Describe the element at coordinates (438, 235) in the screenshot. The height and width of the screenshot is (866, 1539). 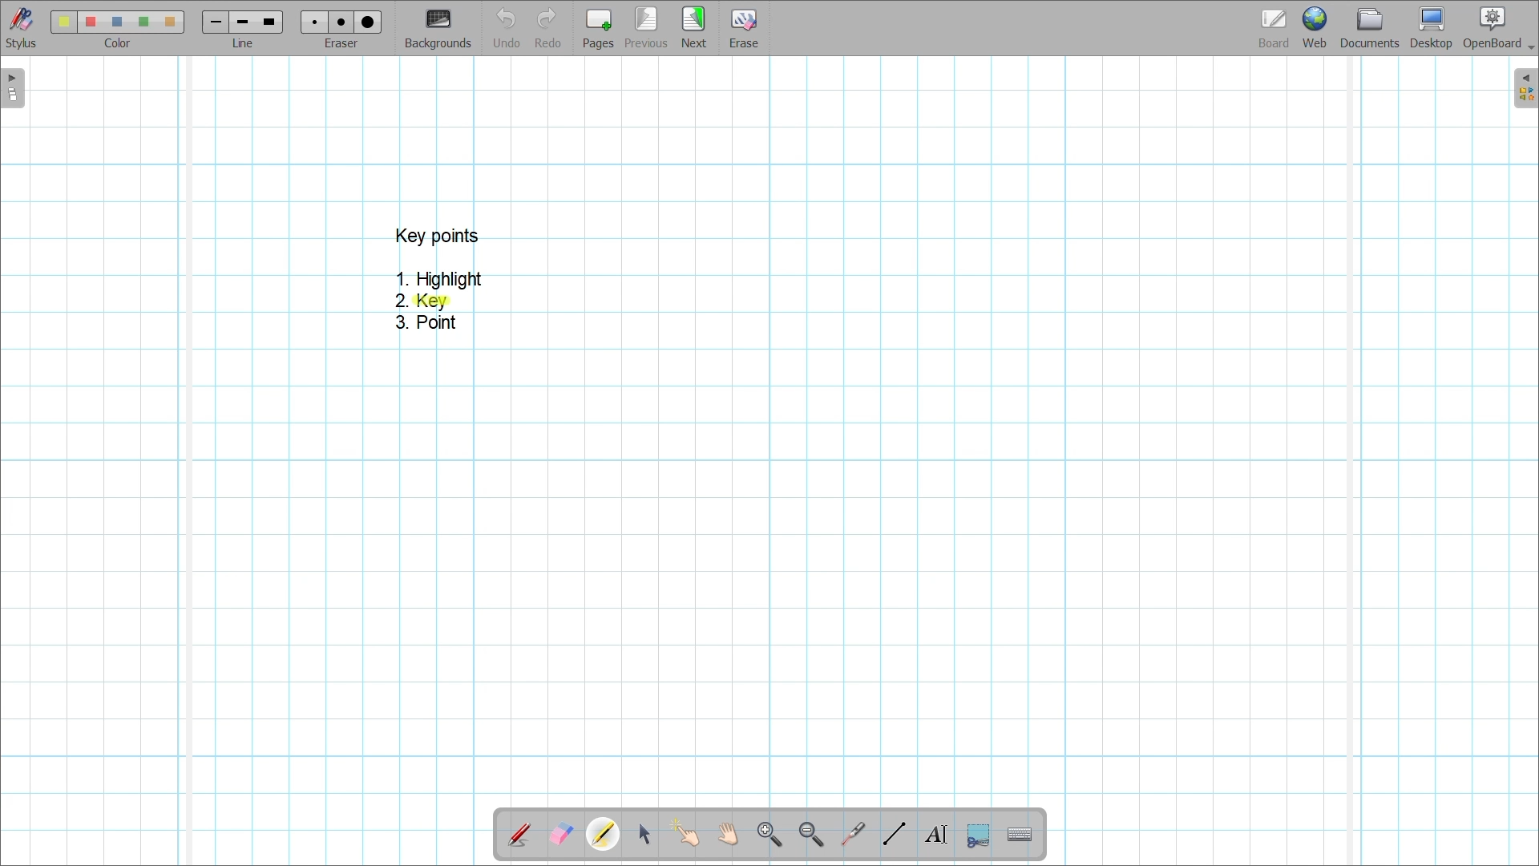
I see `key points` at that location.